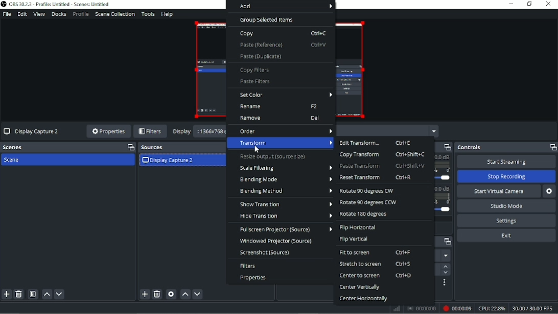 The width and height of the screenshot is (558, 314). What do you see at coordinates (533, 308) in the screenshot?
I see `30.00/30.00 FPS` at bounding box center [533, 308].